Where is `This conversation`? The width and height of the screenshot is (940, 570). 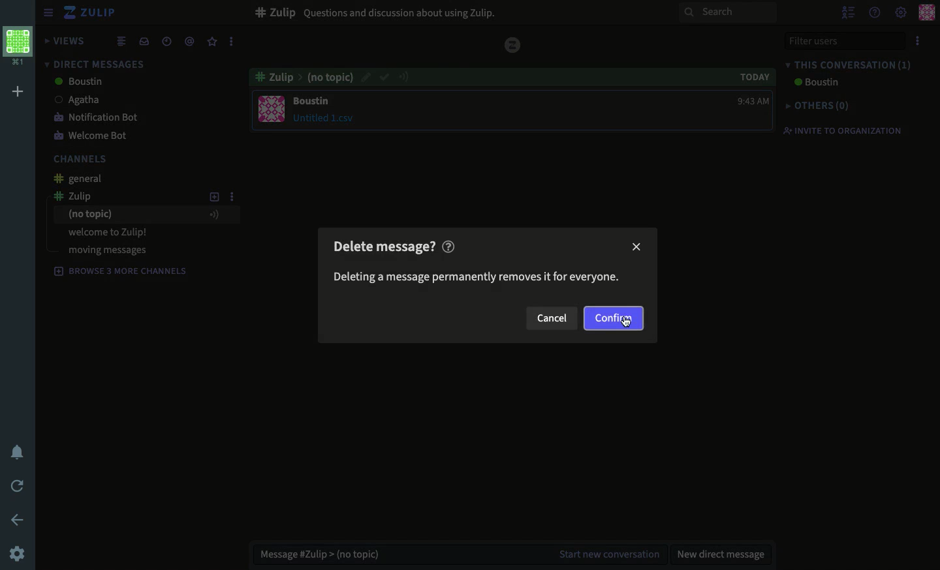 This conversation is located at coordinates (850, 65).